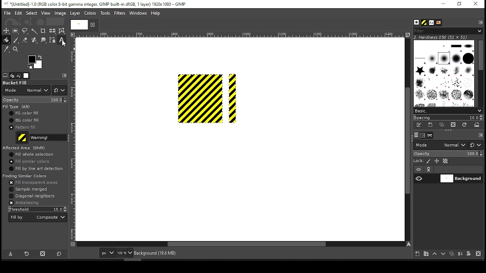  Describe the element at coordinates (27, 253) in the screenshot. I see `restore tool preset` at that location.